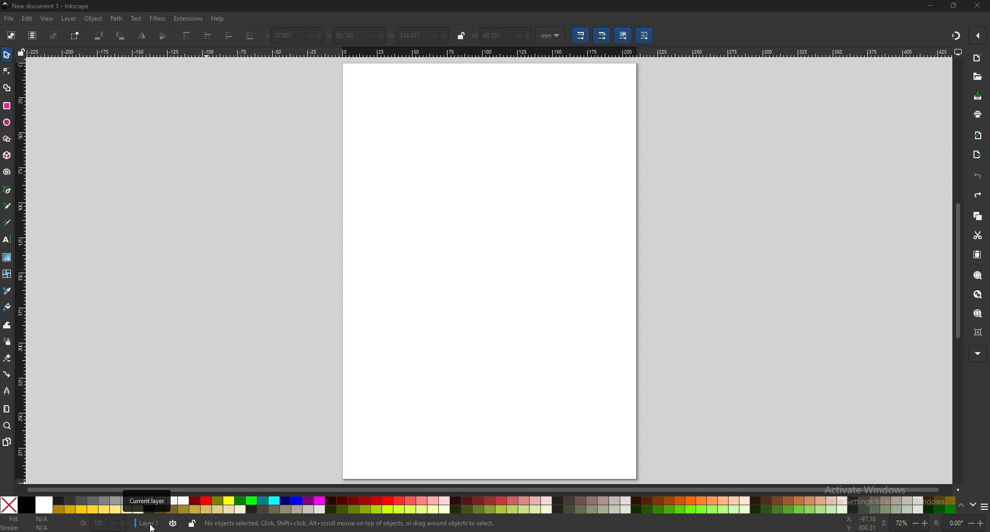  I want to click on raise one step, so click(208, 35).